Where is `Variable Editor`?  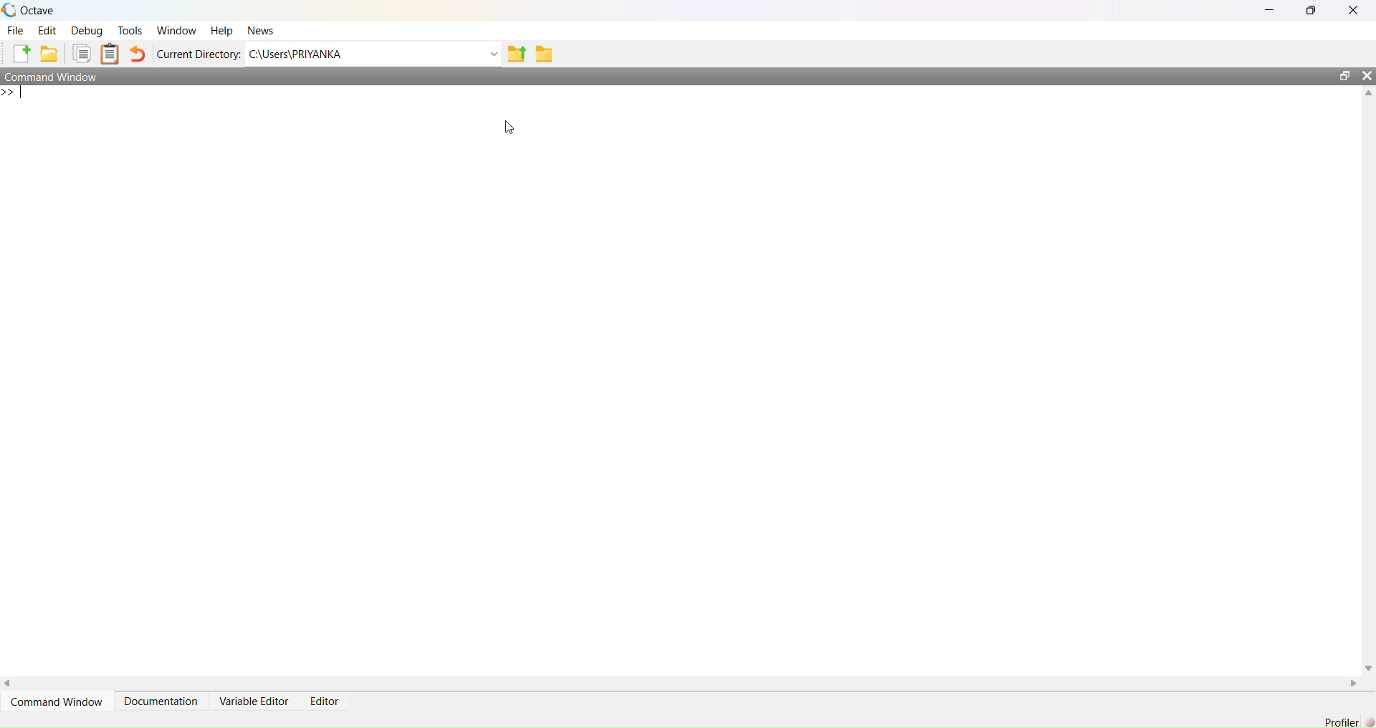 Variable Editor is located at coordinates (253, 701).